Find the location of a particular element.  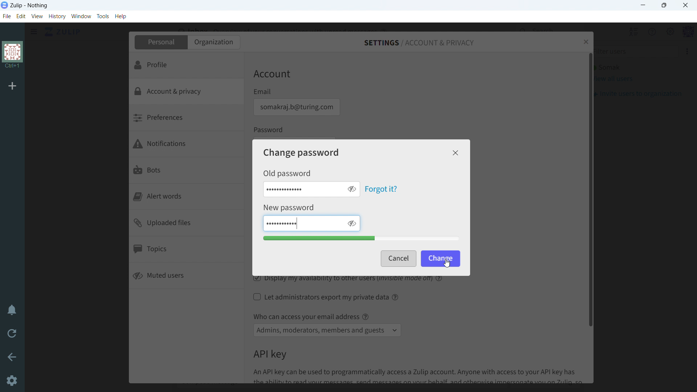

help is located at coordinates (396, 297).